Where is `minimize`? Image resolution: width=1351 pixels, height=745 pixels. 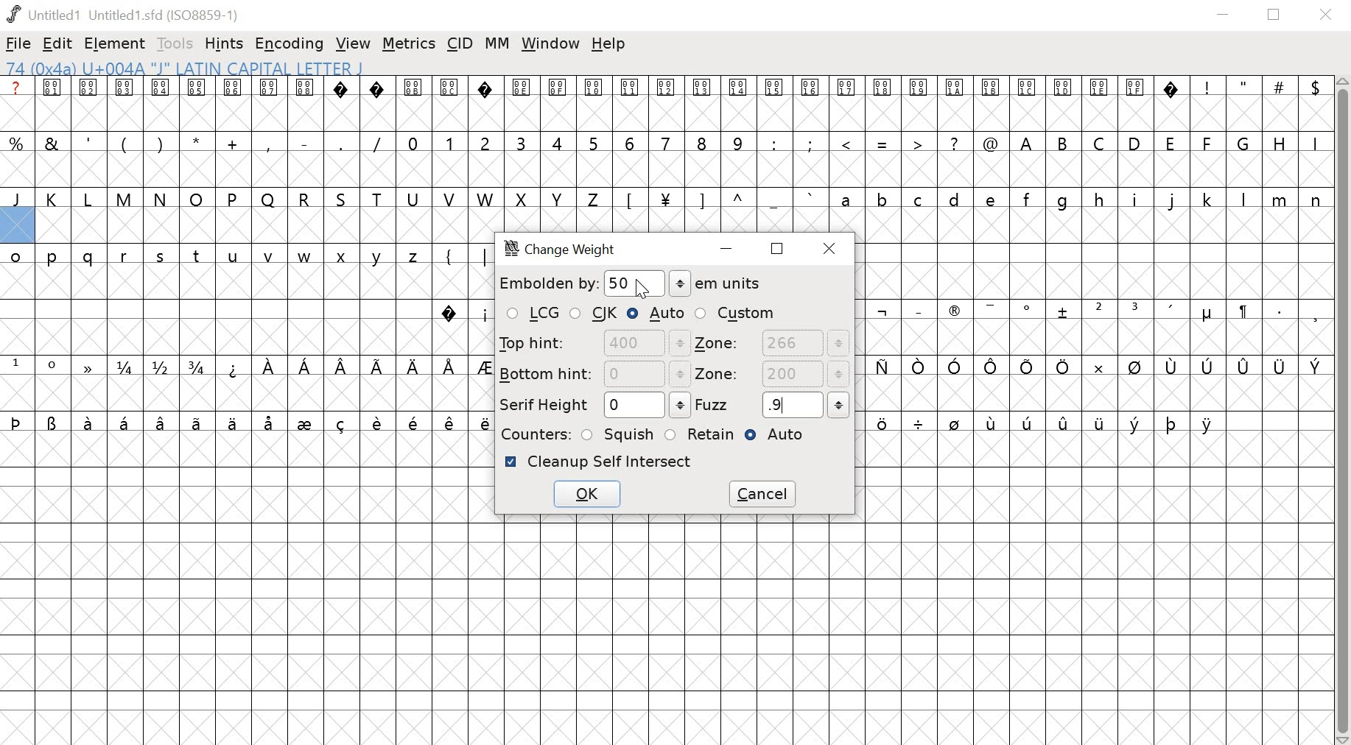
minimize is located at coordinates (1223, 15).